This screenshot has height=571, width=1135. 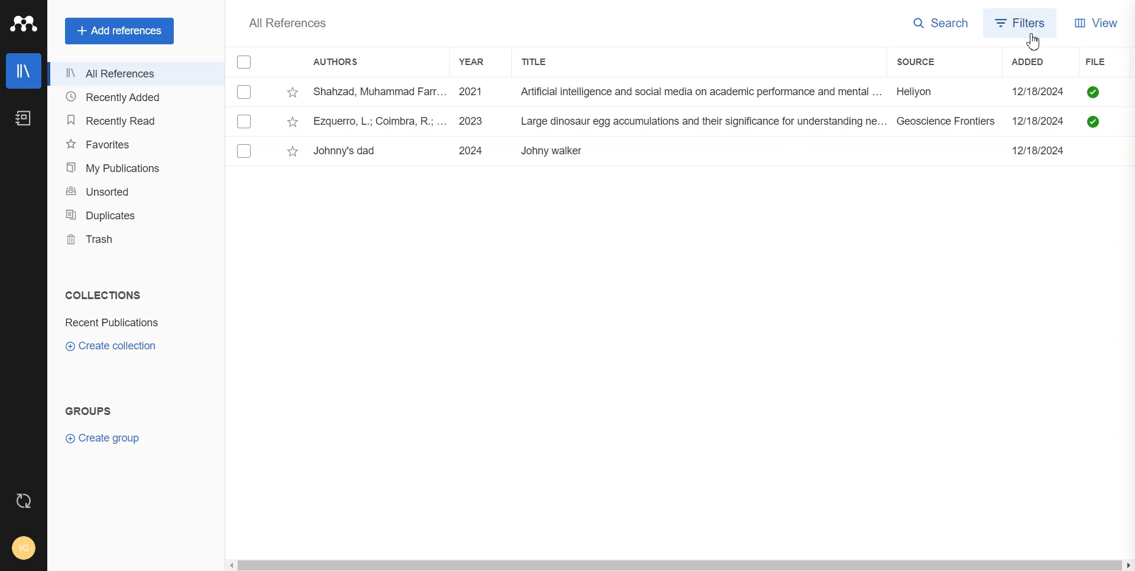 I want to click on Title, so click(x=544, y=61).